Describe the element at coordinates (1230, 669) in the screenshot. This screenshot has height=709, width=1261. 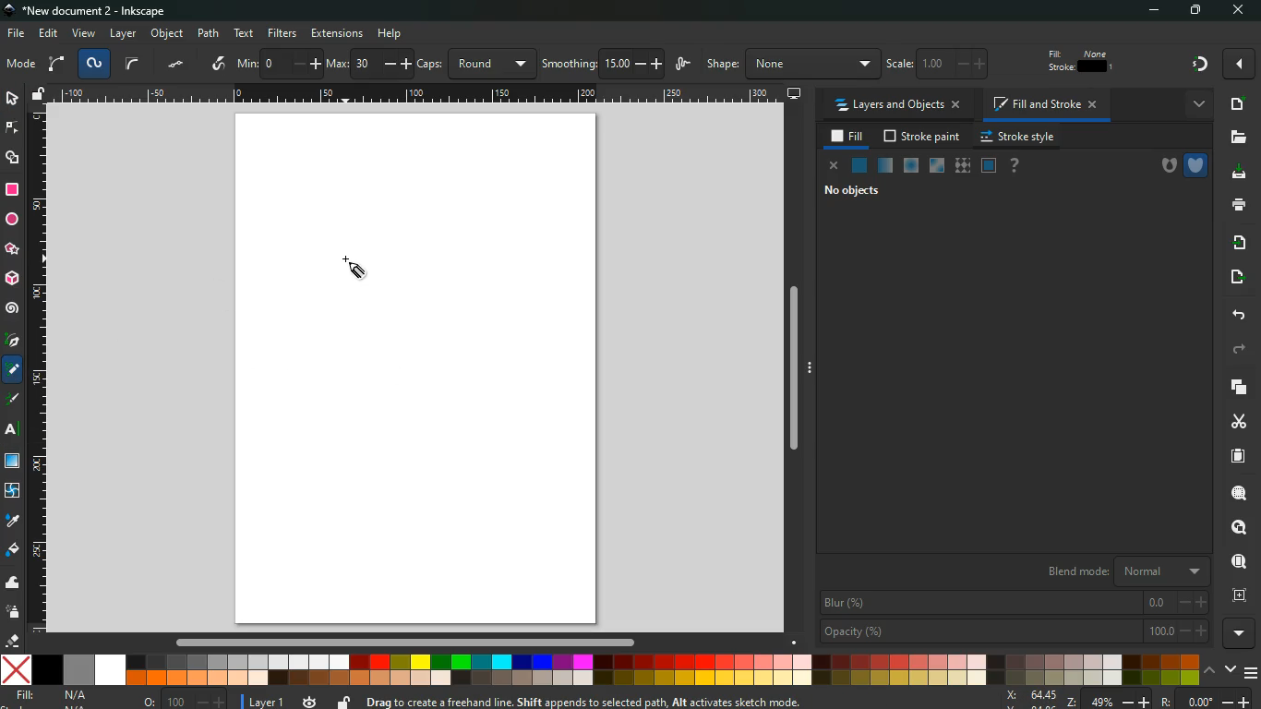
I see `down` at that location.